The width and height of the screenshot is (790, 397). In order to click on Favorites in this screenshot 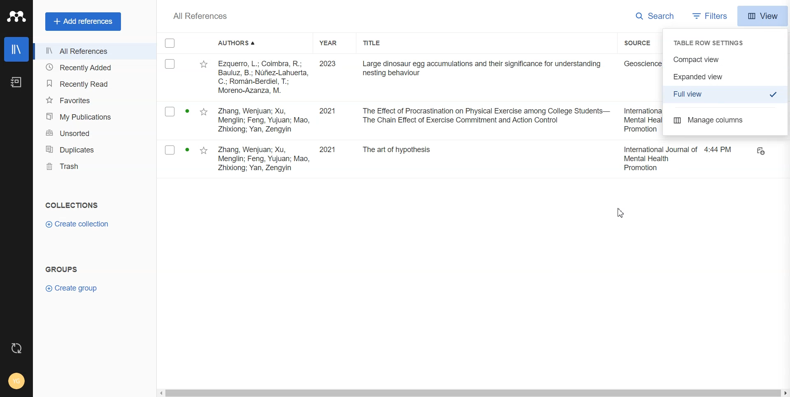, I will do `click(87, 100)`.